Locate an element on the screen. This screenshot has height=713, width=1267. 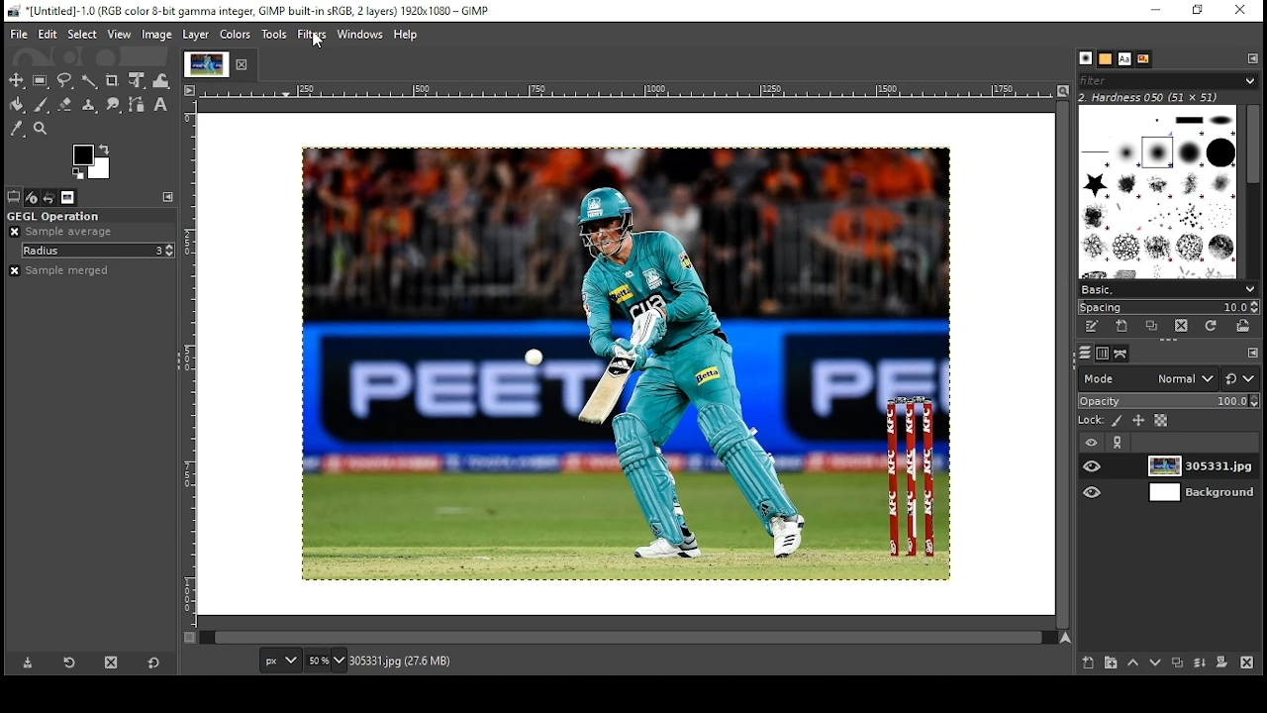
layers is located at coordinates (1086, 354).